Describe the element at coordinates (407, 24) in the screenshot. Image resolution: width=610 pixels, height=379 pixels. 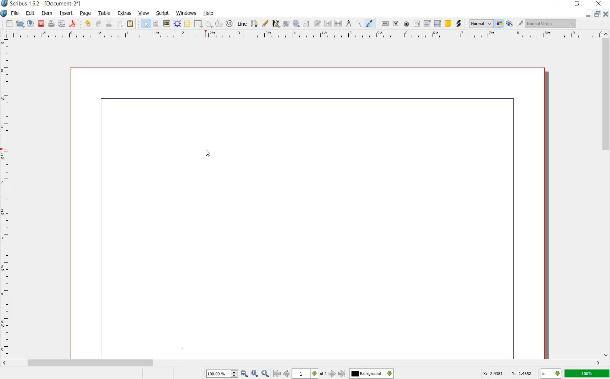
I see `PDF RADIO BUTTON` at that location.